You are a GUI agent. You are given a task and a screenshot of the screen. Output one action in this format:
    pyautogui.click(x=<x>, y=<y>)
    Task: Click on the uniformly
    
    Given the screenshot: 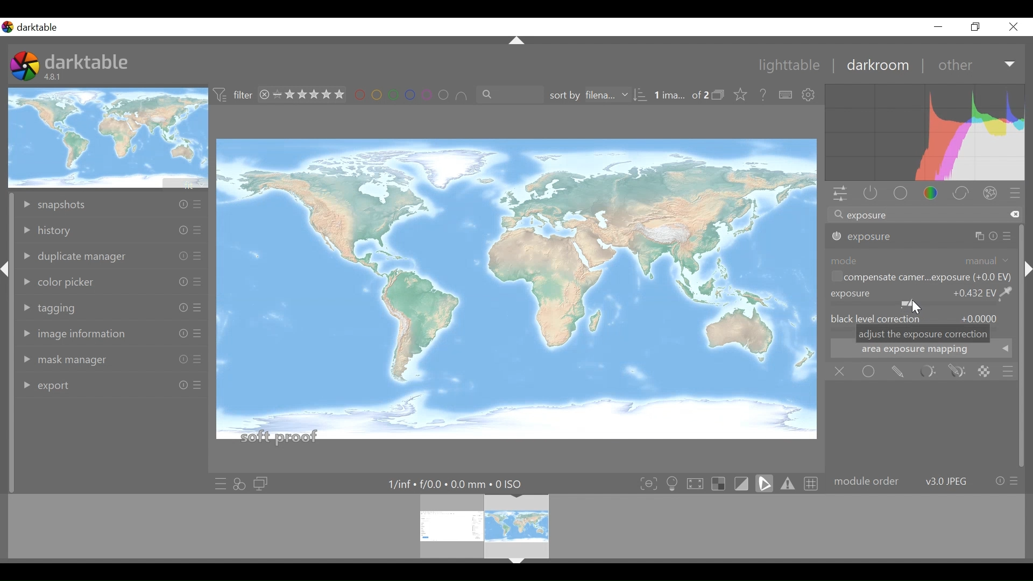 What is the action you would take?
    pyautogui.click(x=869, y=371)
    